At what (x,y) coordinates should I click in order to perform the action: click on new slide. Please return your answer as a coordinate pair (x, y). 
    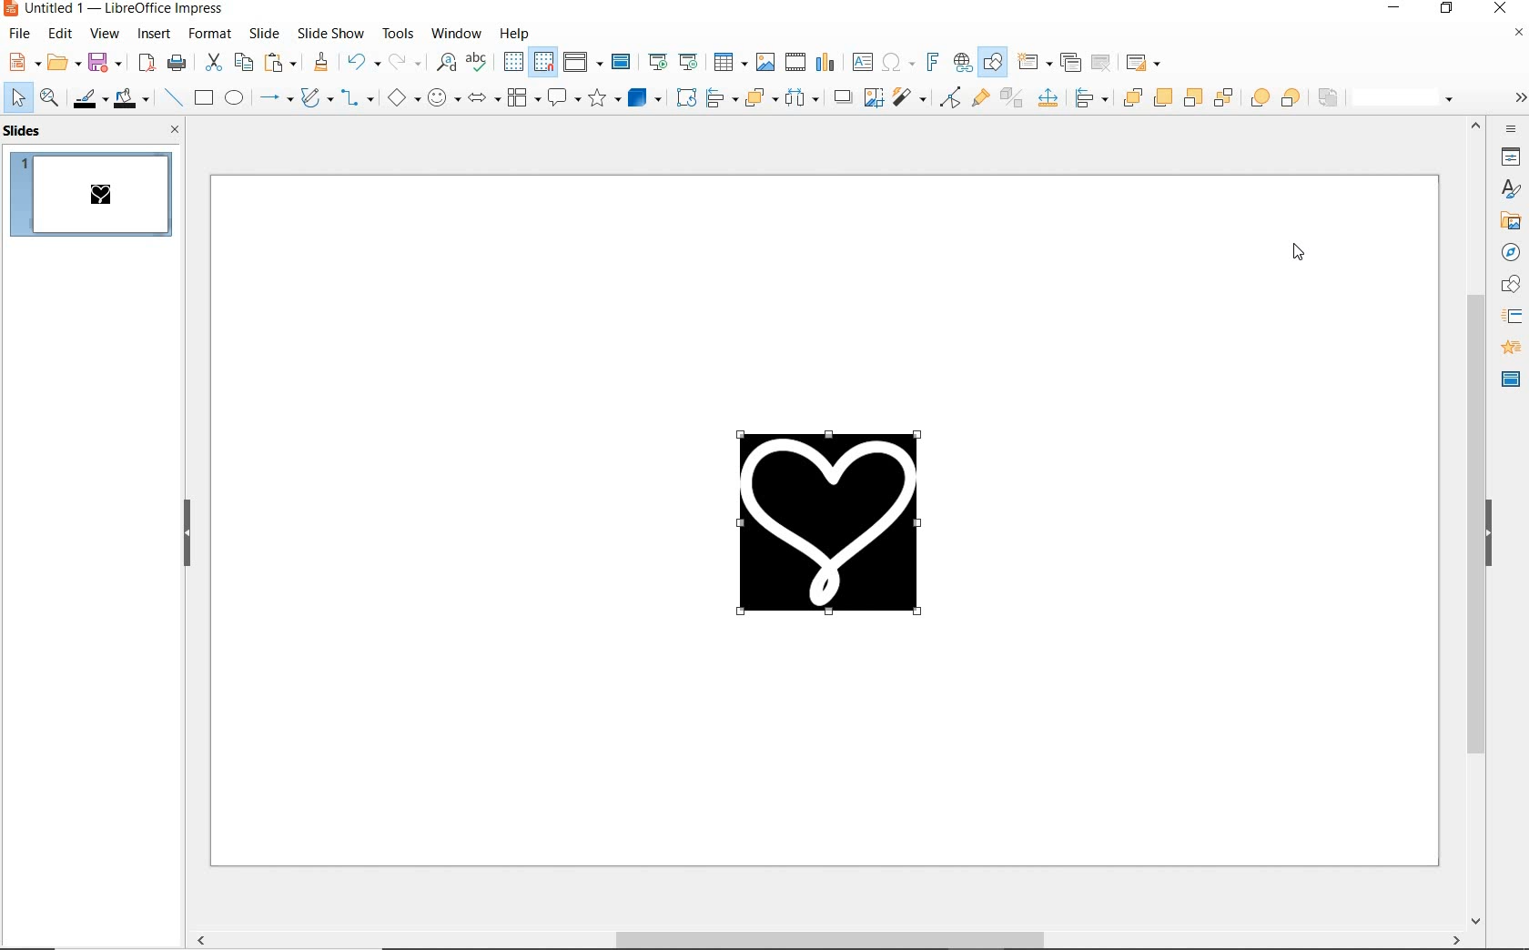
    Looking at the image, I should click on (1034, 62).